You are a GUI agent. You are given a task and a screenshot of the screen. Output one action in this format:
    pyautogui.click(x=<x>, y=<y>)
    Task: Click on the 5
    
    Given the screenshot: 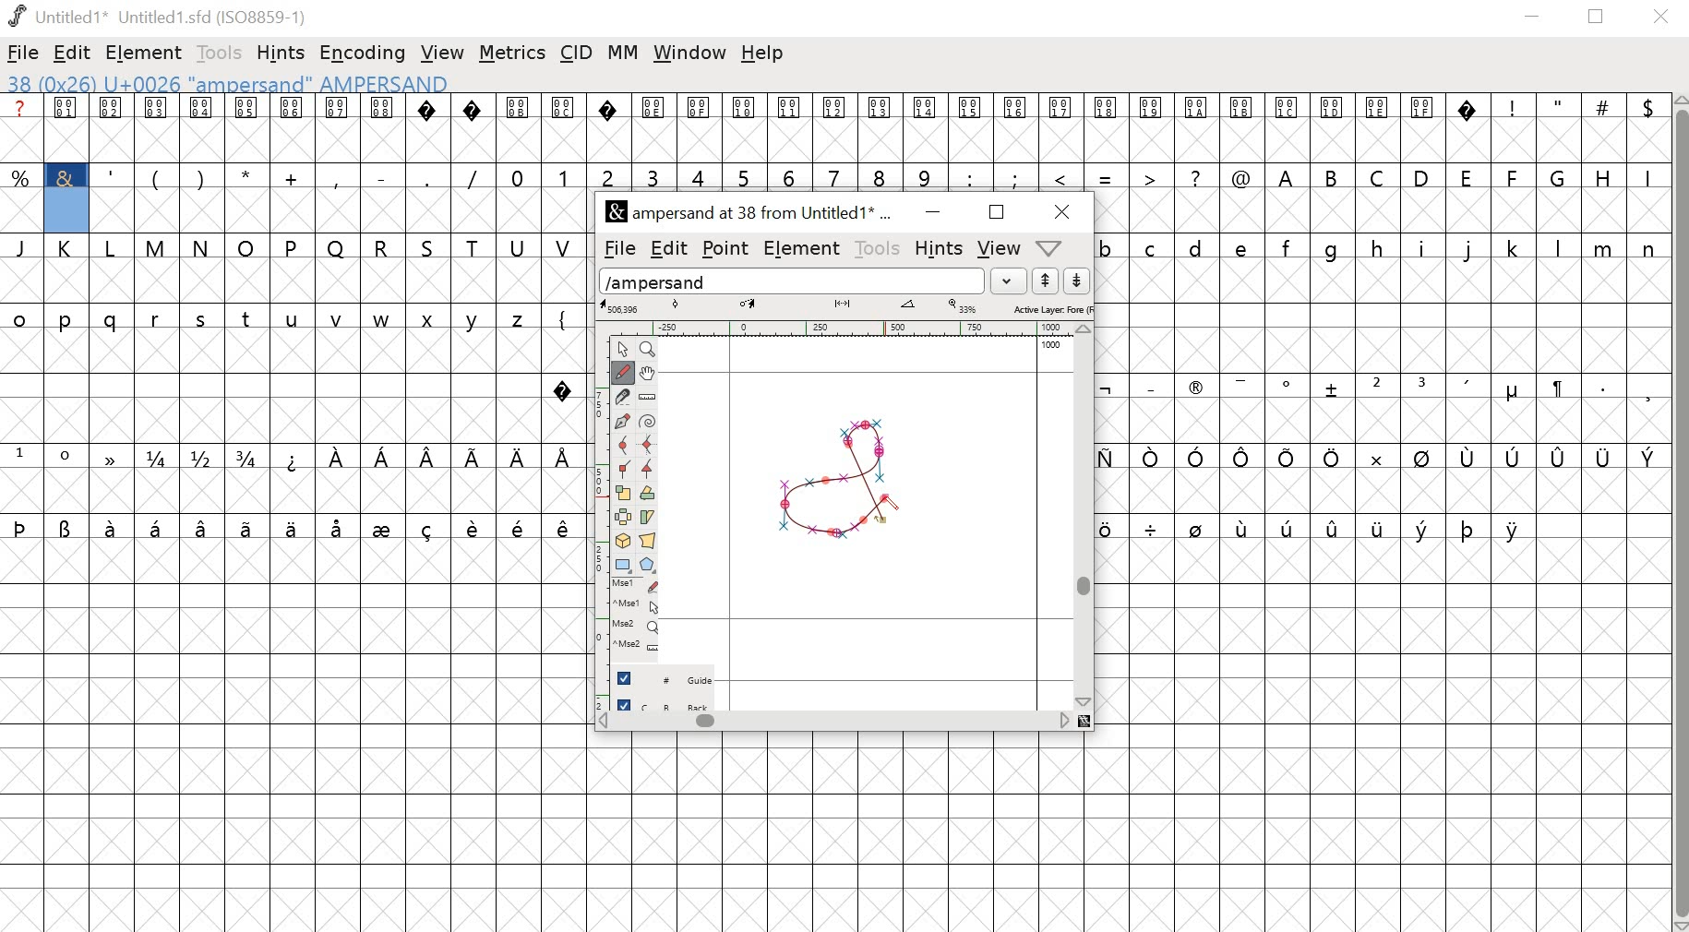 What is the action you would take?
    pyautogui.click(x=744, y=177)
    